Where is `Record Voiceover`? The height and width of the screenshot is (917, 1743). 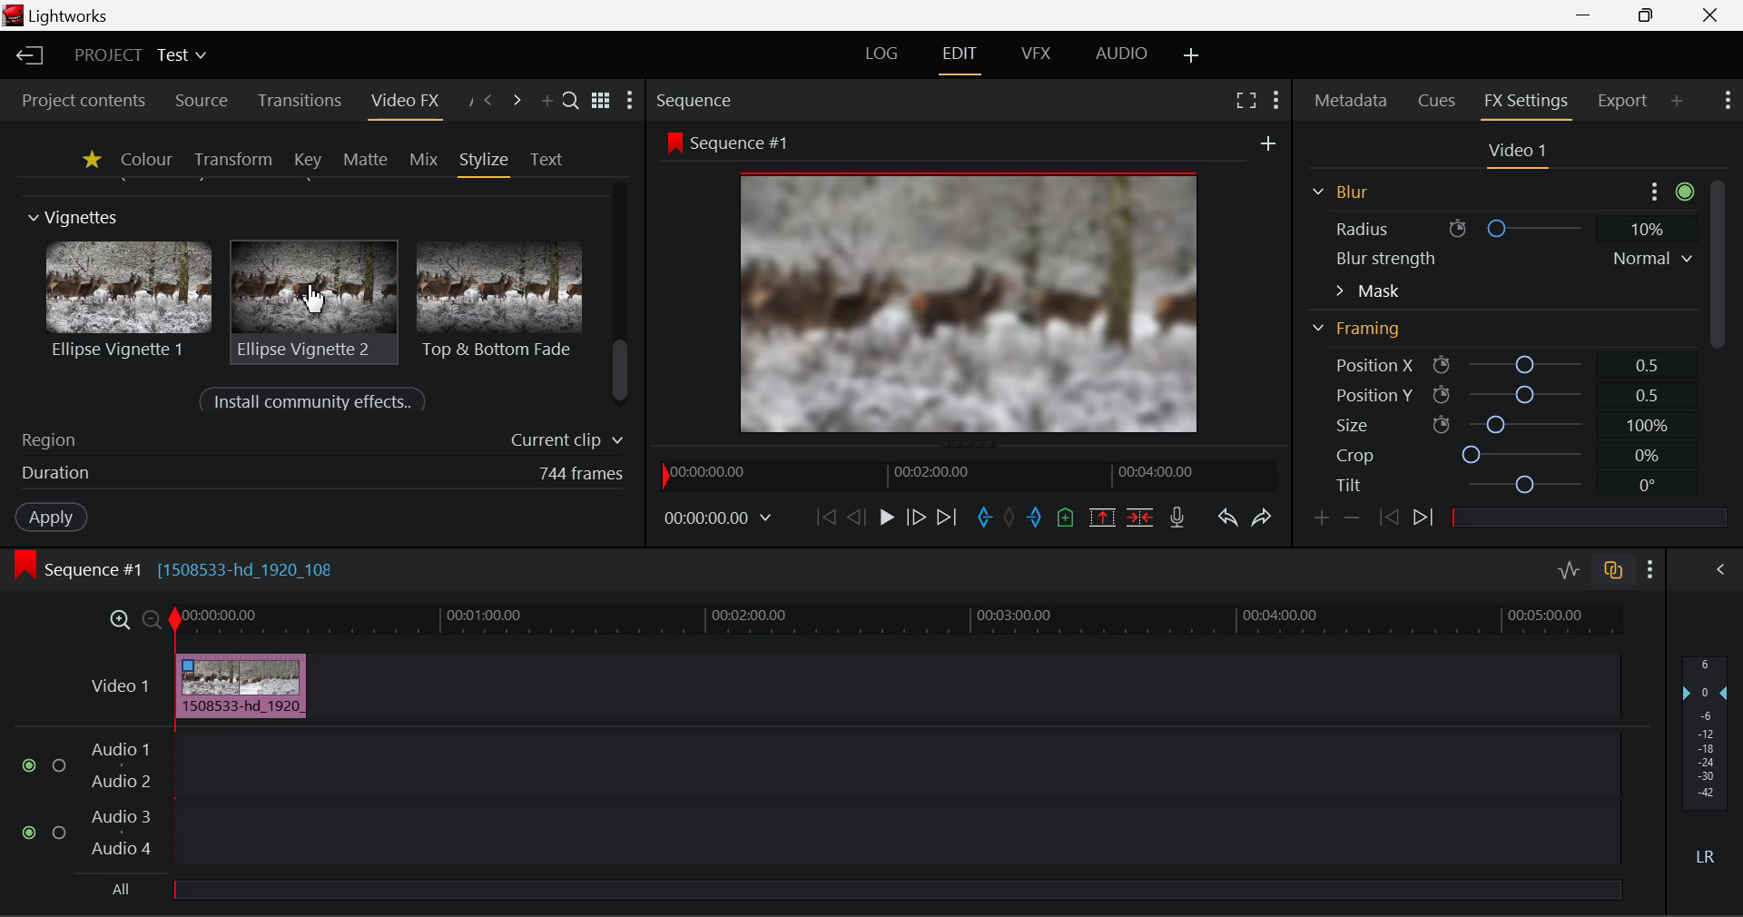 Record Voiceover is located at coordinates (1178, 516).